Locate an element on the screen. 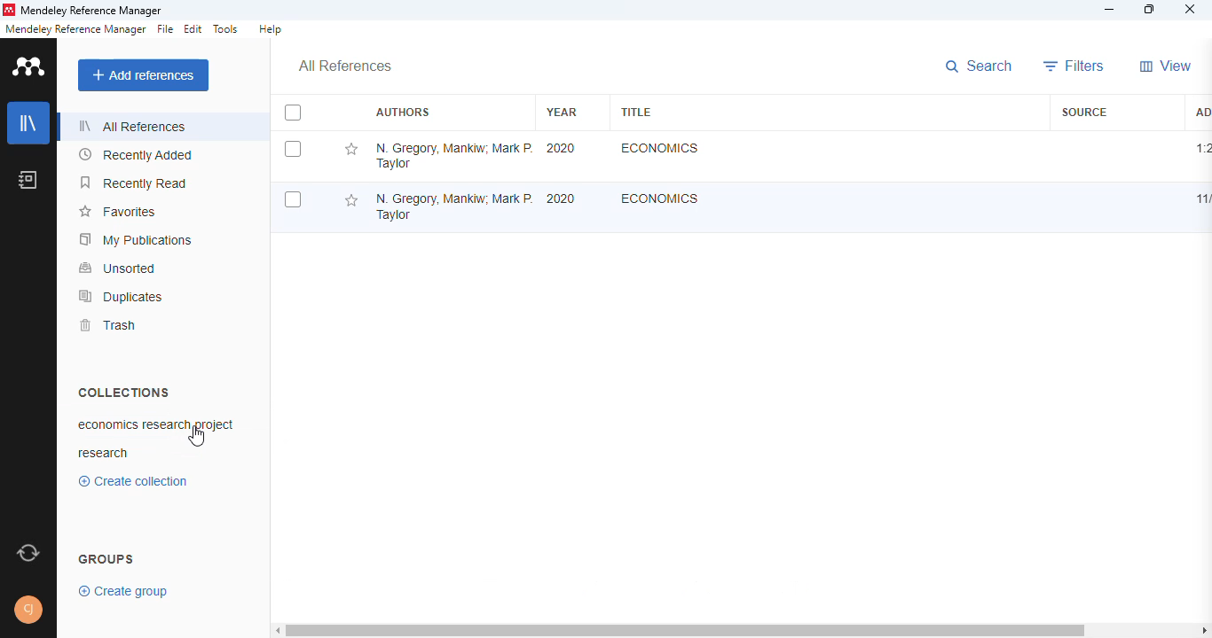 Image resolution: width=1212 pixels, height=638 pixels. economics research project is located at coordinates (154, 424).